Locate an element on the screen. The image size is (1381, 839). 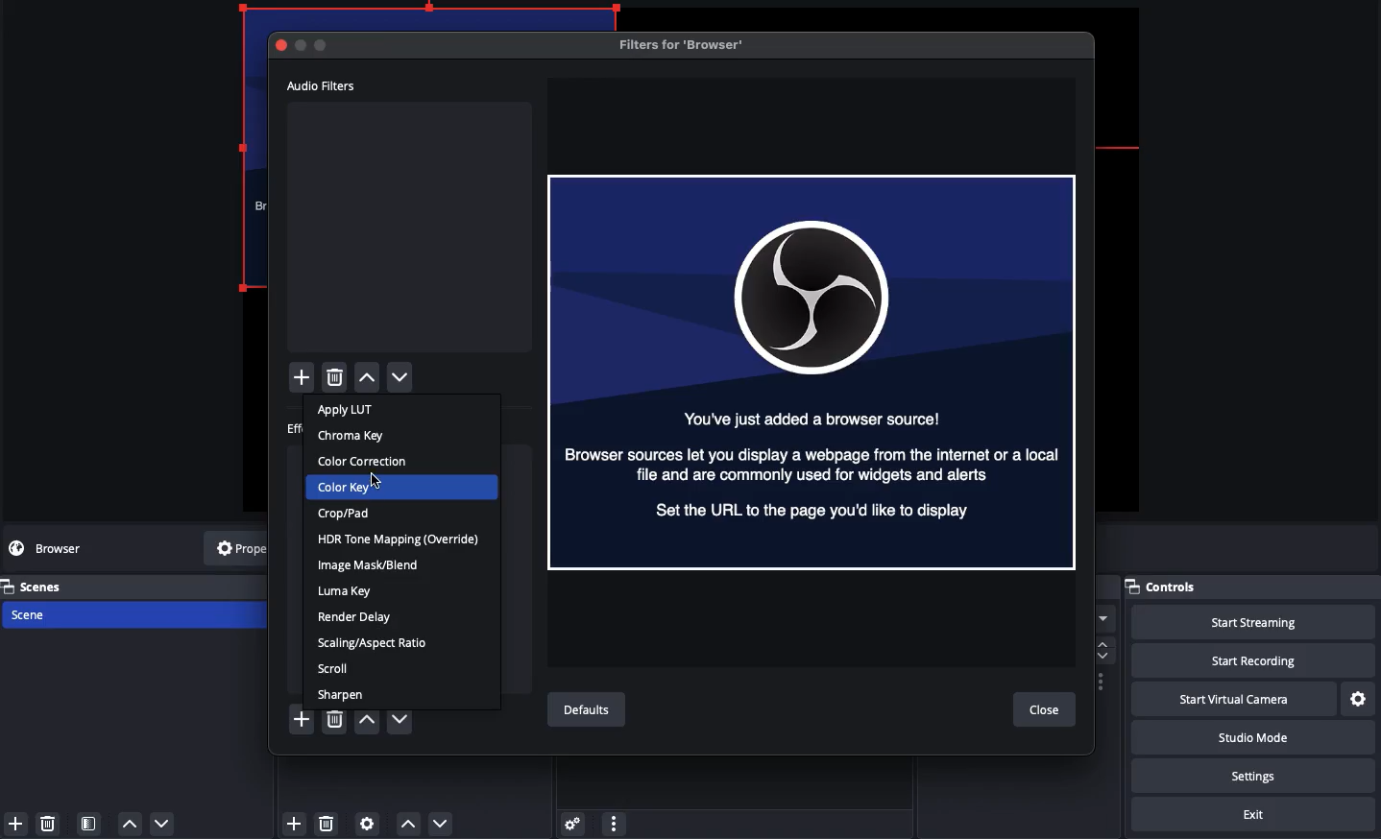
Maximize is located at coordinates (323, 46).